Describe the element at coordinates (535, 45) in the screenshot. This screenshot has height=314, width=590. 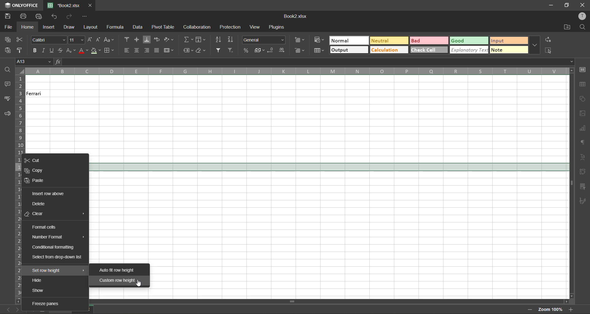
I see `more options` at that location.